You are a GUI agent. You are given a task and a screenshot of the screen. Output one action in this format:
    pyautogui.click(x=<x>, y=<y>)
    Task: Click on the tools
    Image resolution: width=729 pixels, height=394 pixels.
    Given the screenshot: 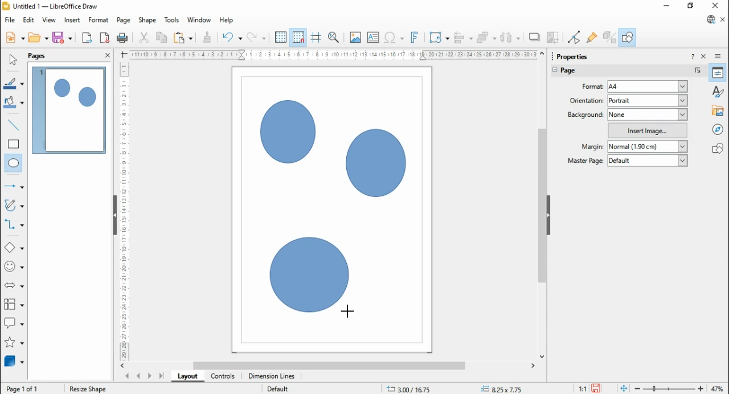 What is the action you would take?
    pyautogui.click(x=173, y=20)
    